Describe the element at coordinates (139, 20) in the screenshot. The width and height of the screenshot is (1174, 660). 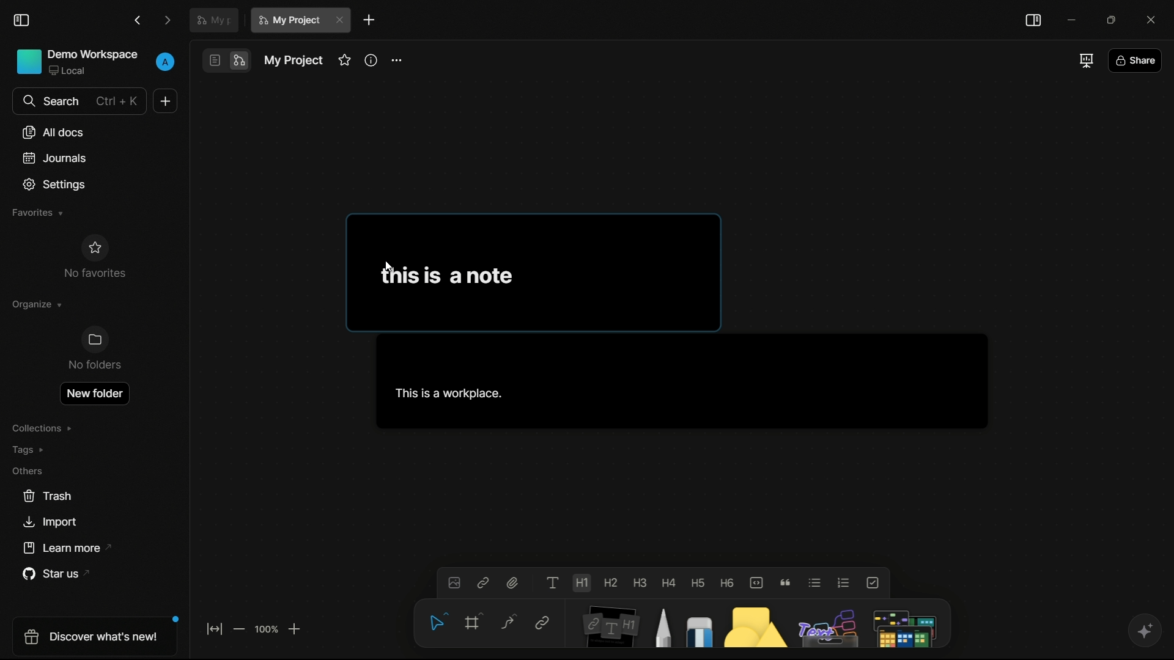
I see `back` at that location.